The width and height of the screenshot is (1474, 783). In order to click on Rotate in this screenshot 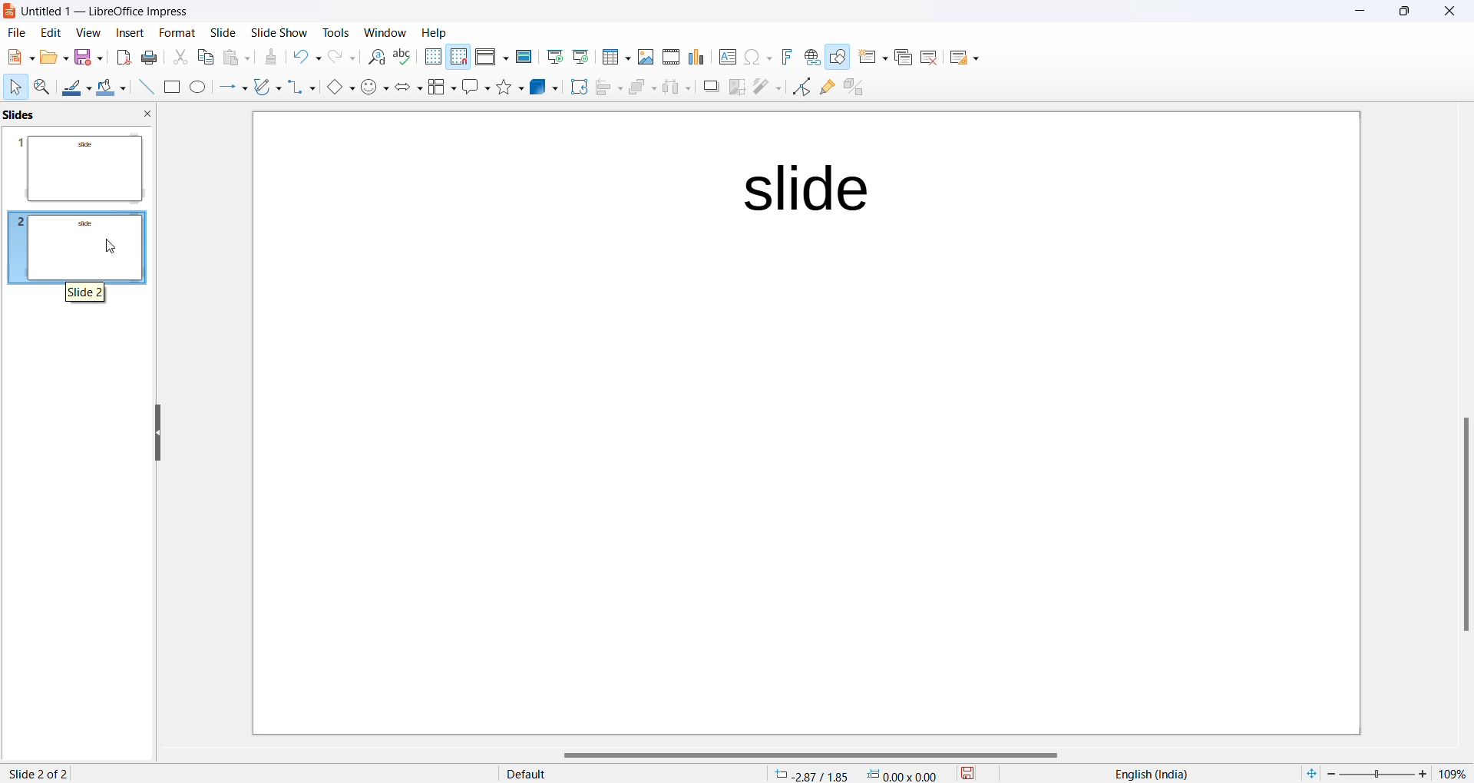, I will do `click(575, 88)`.